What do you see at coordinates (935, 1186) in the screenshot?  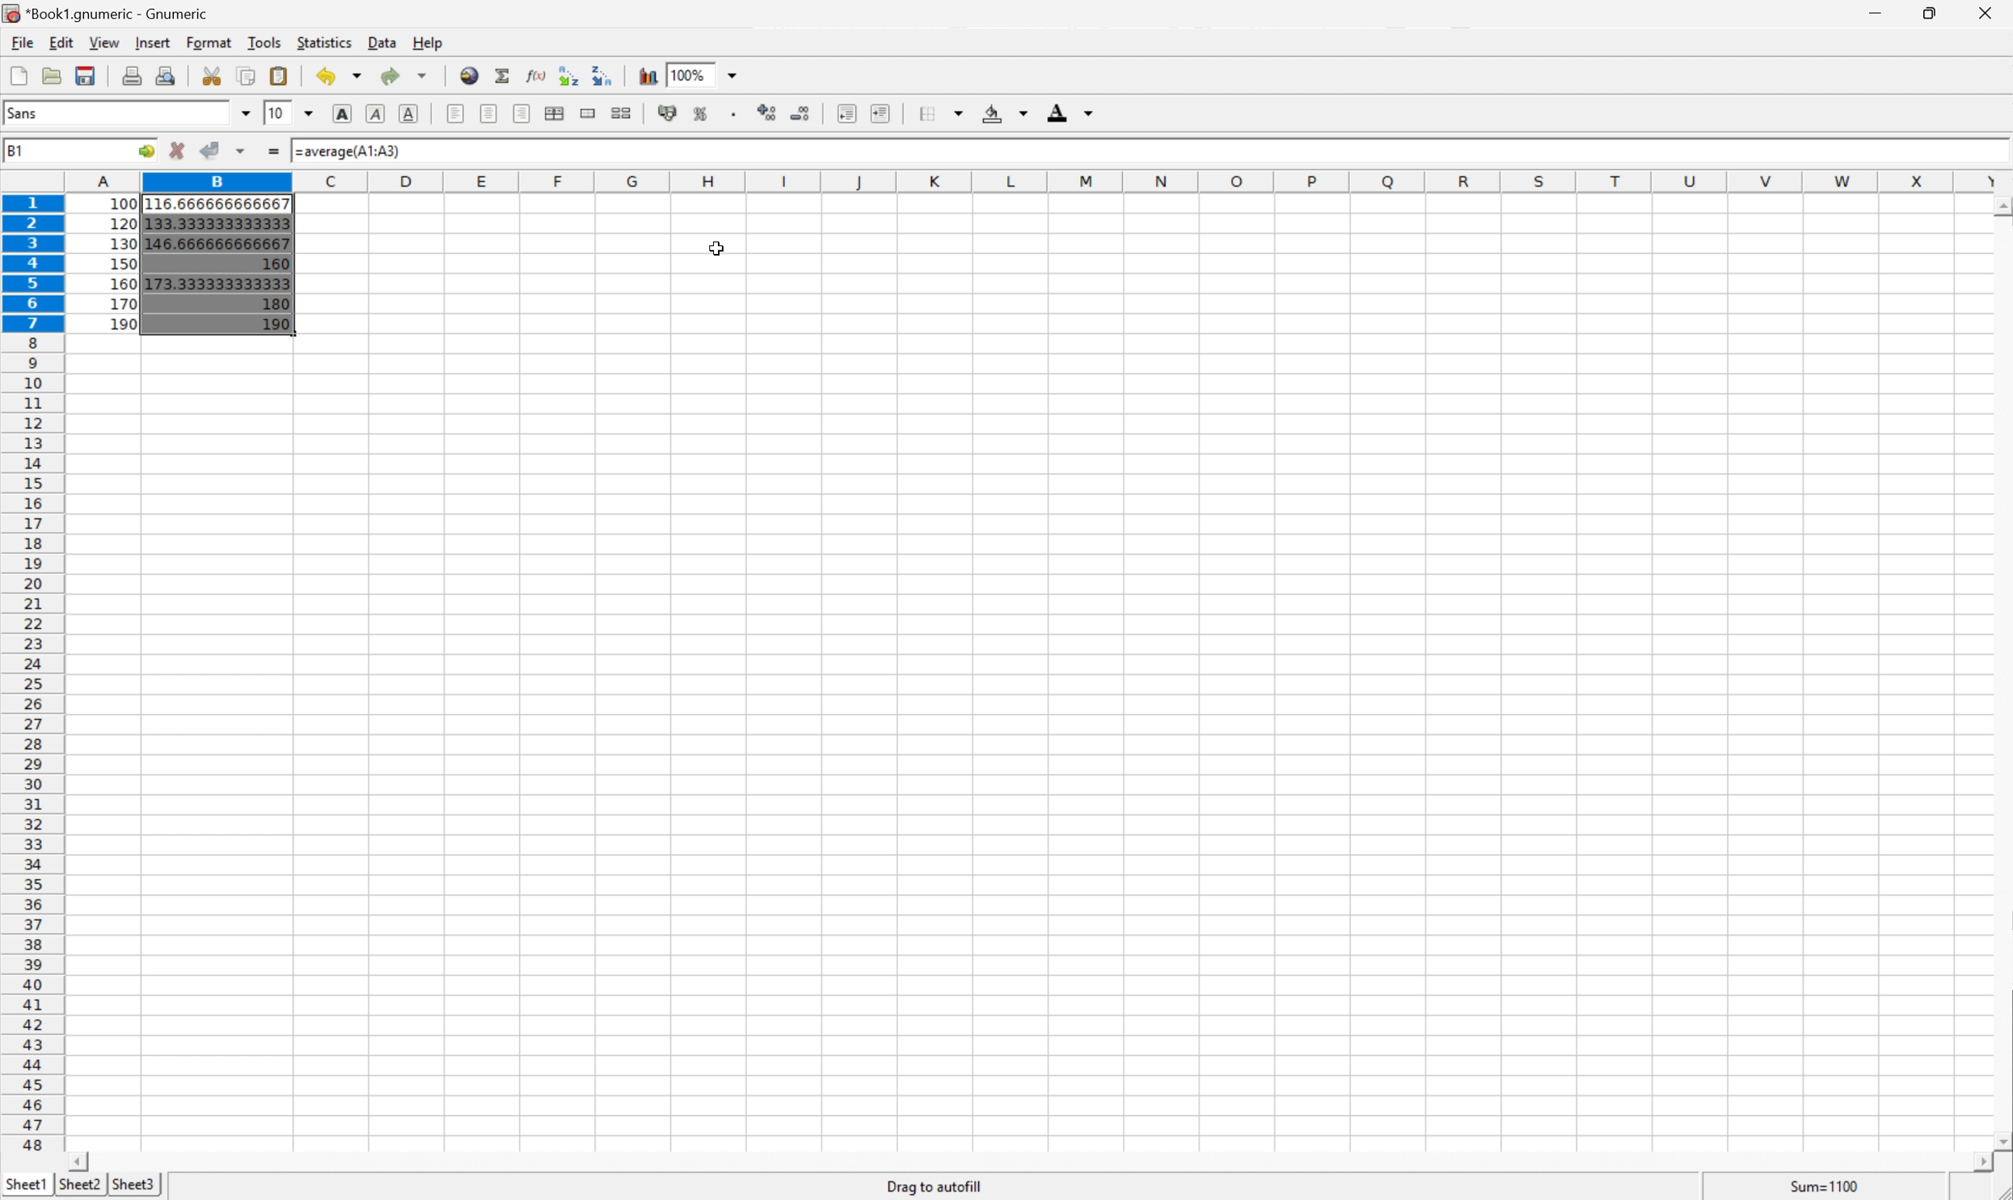 I see `Drag to autofill` at bounding box center [935, 1186].